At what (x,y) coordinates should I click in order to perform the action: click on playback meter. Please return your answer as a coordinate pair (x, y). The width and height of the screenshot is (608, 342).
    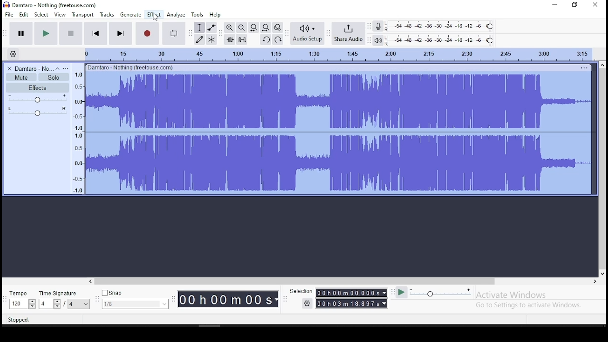
    Looking at the image, I should click on (378, 40).